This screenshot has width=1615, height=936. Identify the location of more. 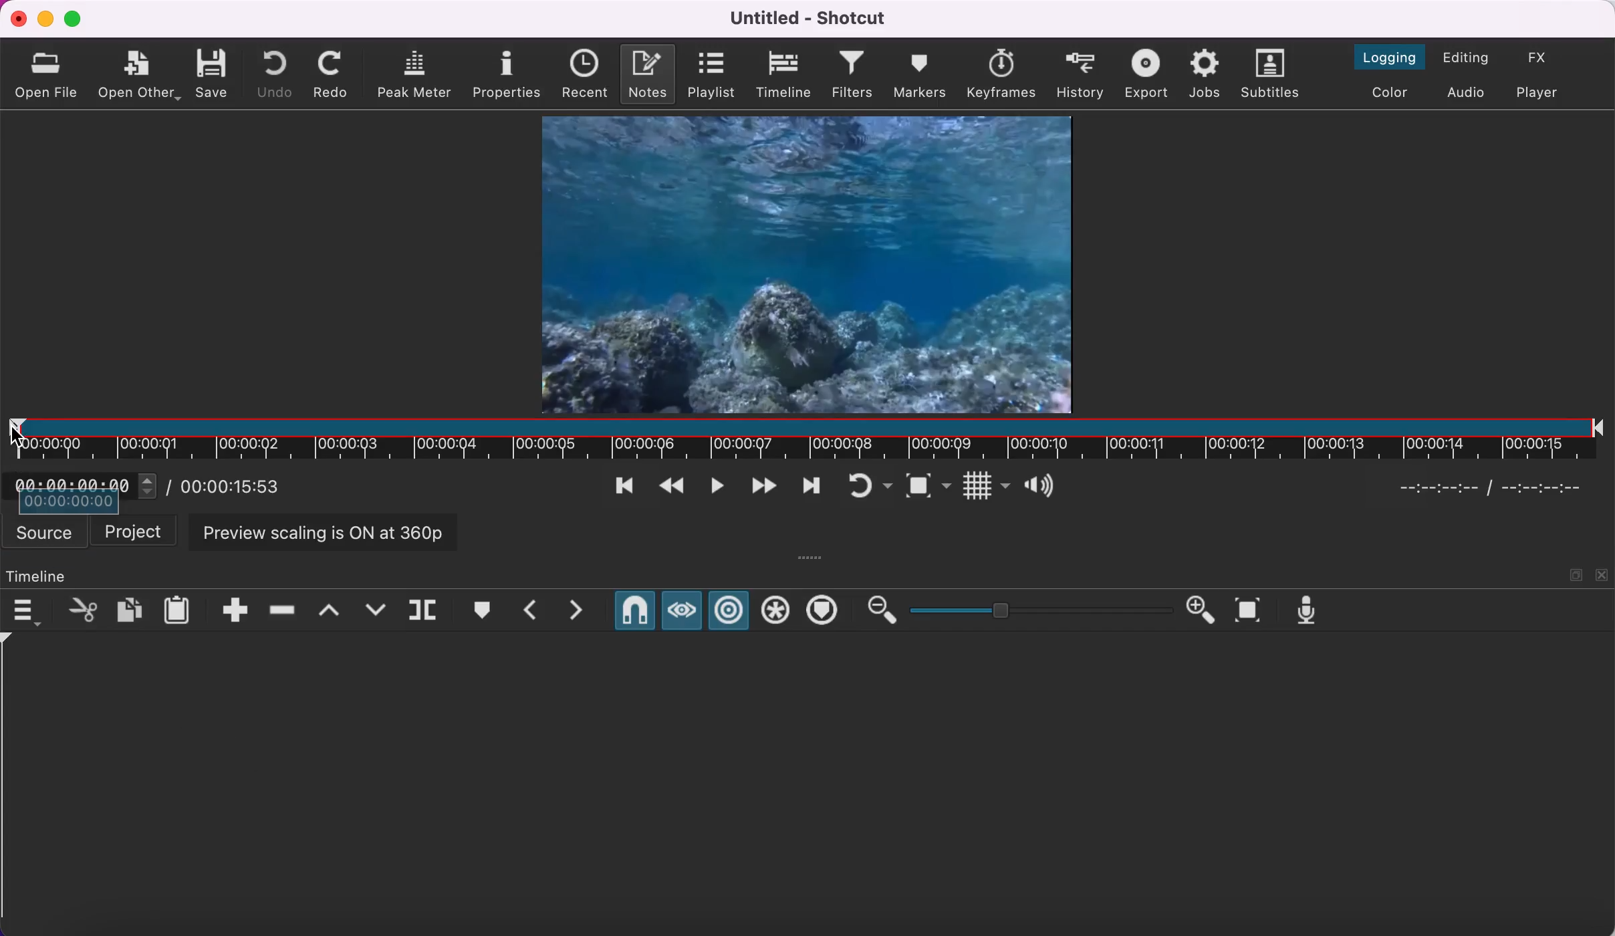
(813, 556).